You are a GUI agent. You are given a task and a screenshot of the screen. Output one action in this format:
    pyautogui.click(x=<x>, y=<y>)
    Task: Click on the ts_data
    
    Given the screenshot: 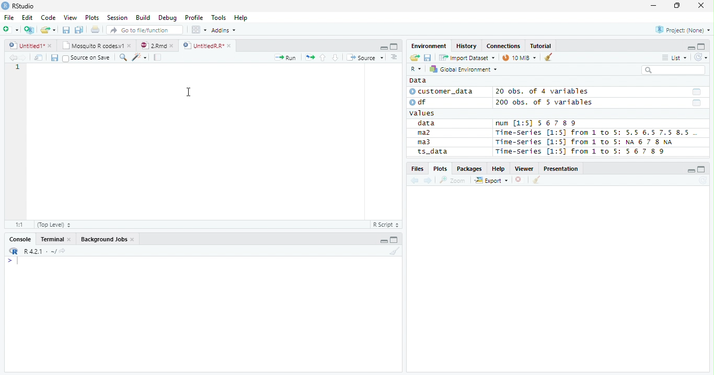 What is the action you would take?
    pyautogui.click(x=447, y=153)
    